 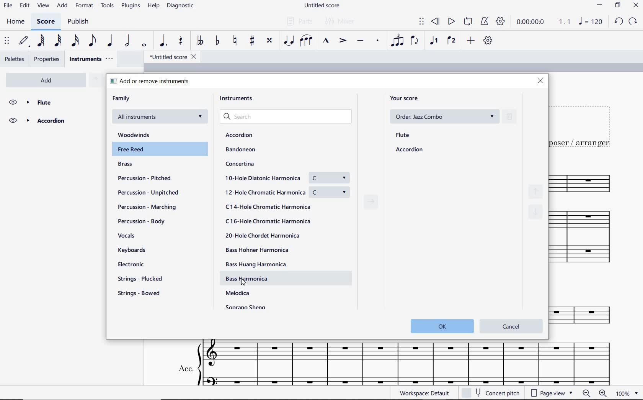 What do you see at coordinates (289, 118) in the screenshot?
I see `search` at bounding box center [289, 118].